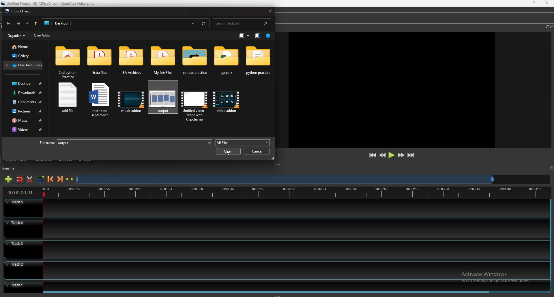 This screenshot has width=554, height=297. What do you see at coordinates (36, 24) in the screenshot?
I see `upto desktop` at bounding box center [36, 24].